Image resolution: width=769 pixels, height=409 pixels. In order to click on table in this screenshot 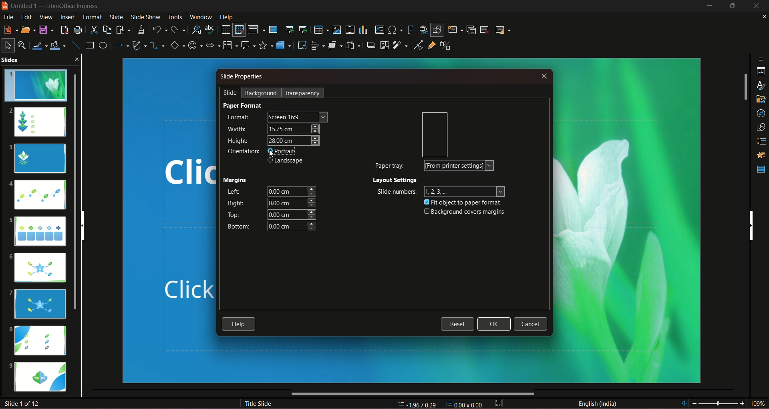, I will do `click(320, 29)`.